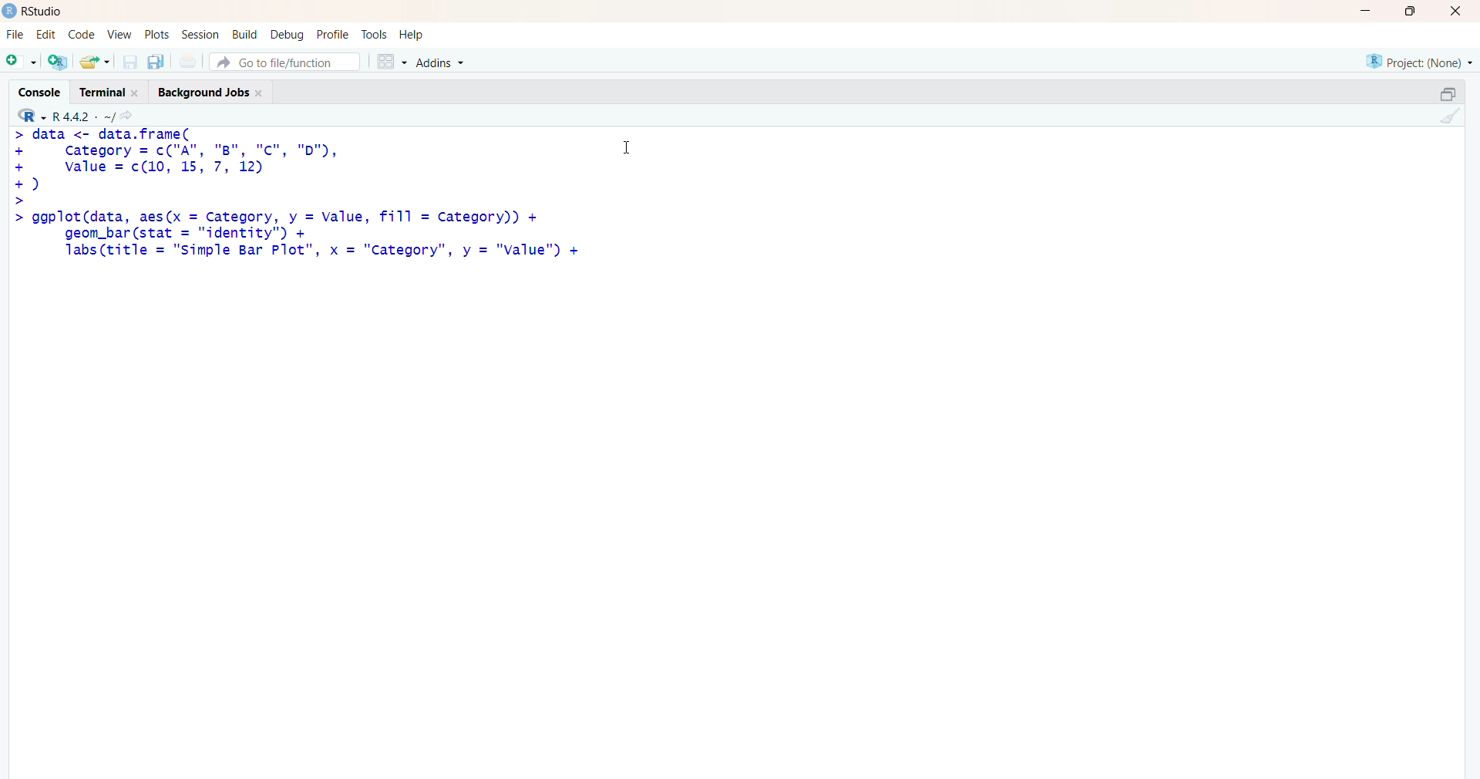 This screenshot has width=1480, height=779. What do you see at coordinates (21, 59) in the screenshot?
I see `new file` at bounding box center [21, 59].